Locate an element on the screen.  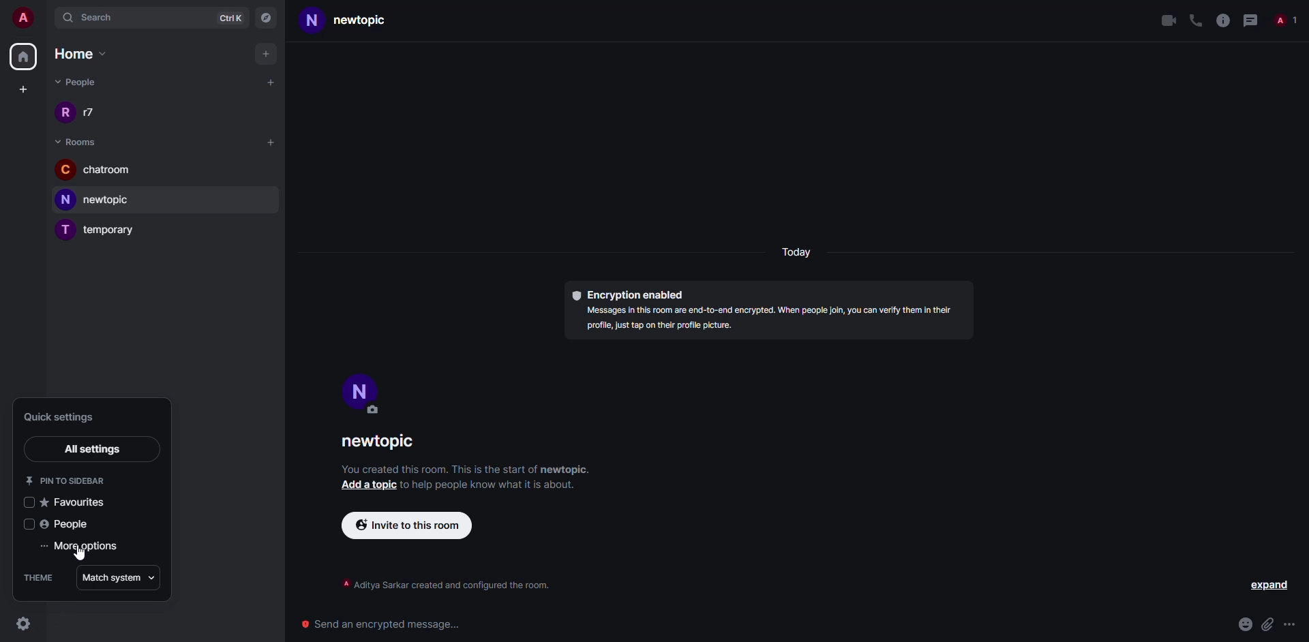
add is located at coordinates (264, 52).